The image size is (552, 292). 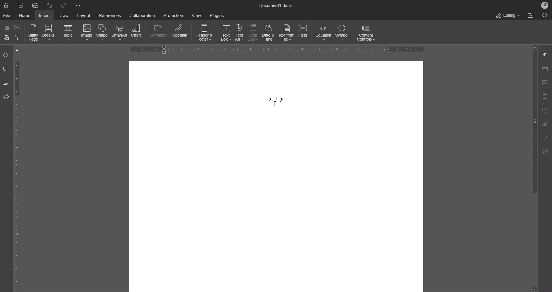 I want to click on Plugins, so click(x=218, y=15).